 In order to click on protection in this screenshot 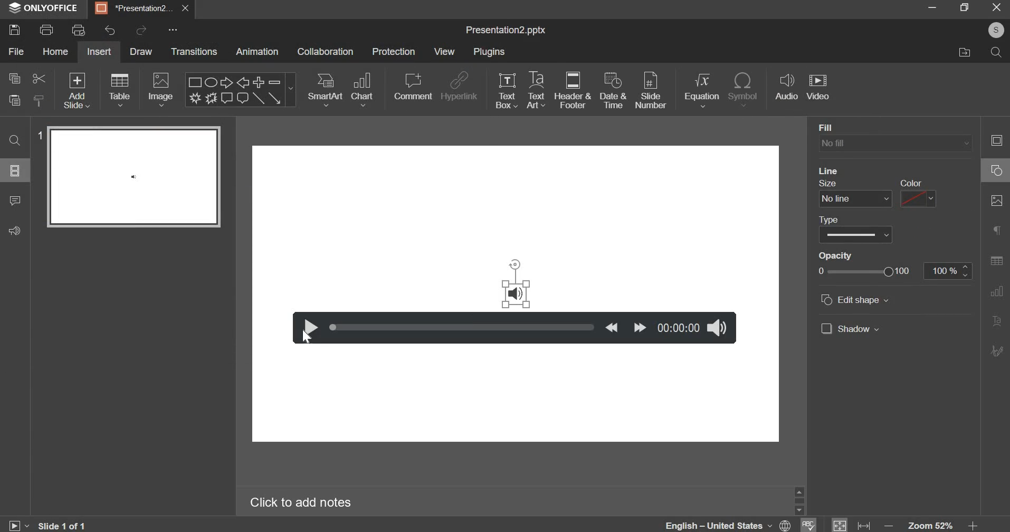, I will do `click(393, 51)`.